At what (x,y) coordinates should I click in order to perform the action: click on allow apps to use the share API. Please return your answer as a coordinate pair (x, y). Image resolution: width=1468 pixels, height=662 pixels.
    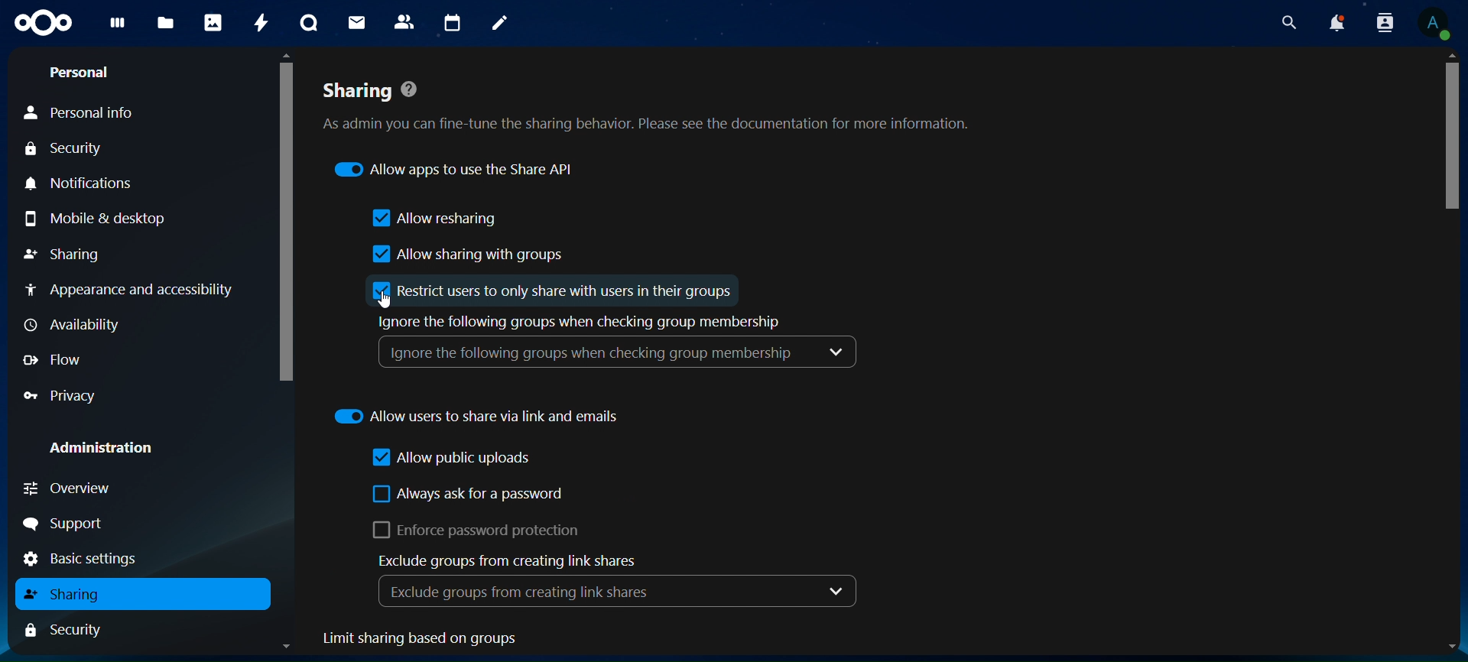
    Looking at the image, I should click on (459, 170).